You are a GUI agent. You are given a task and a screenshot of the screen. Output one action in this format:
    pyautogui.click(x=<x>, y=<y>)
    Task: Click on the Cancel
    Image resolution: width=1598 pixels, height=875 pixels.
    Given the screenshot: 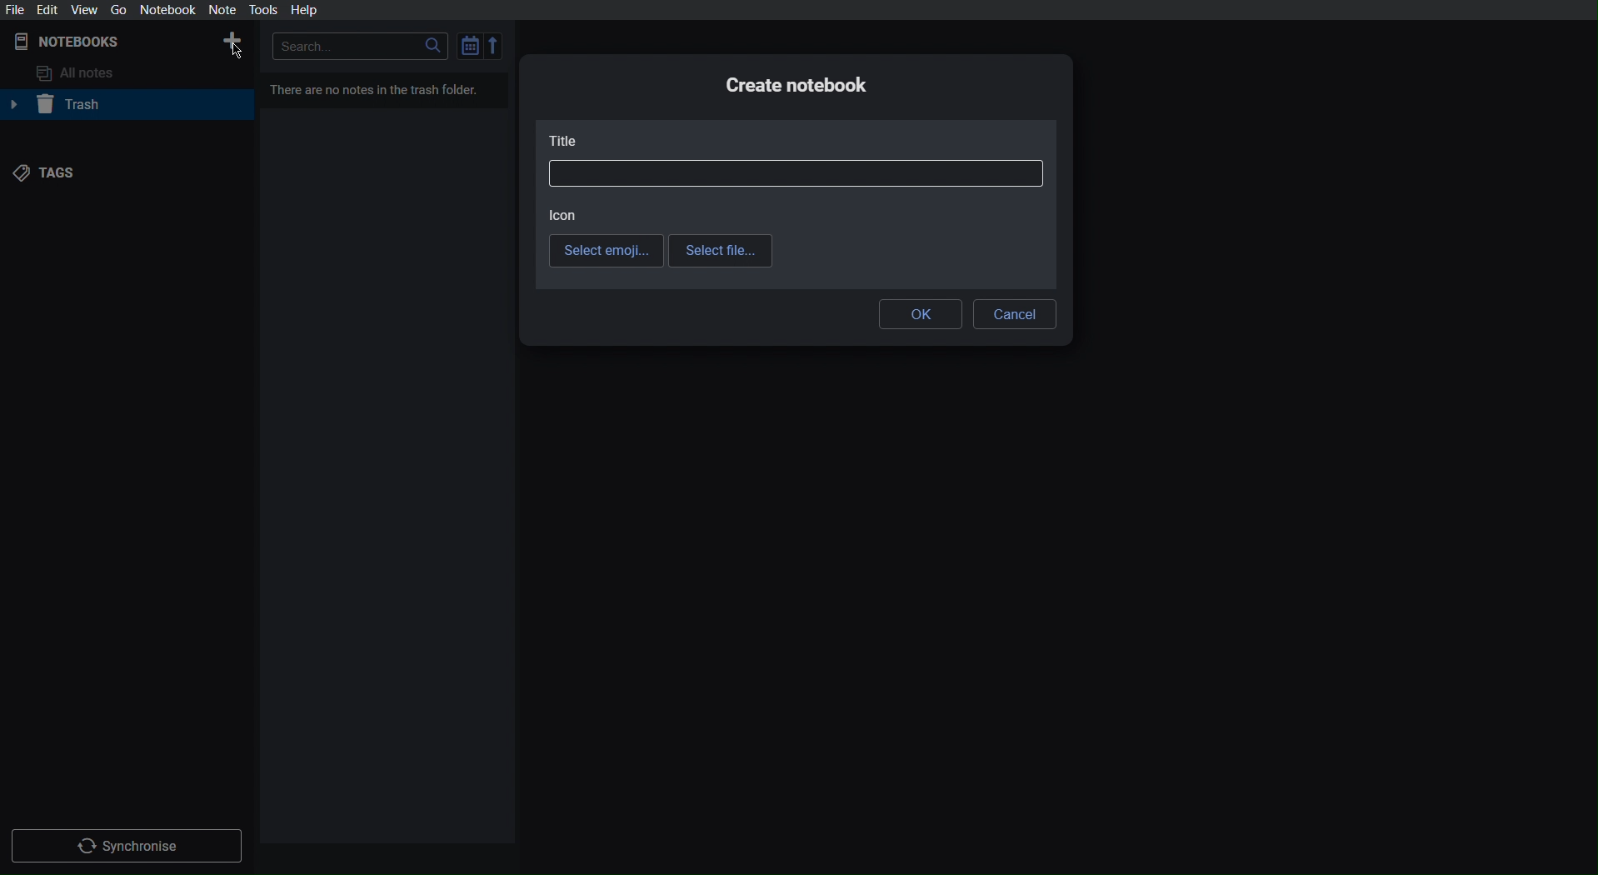 What is the action you would take?
    pyautogui.click(x=1015, y=314)
    